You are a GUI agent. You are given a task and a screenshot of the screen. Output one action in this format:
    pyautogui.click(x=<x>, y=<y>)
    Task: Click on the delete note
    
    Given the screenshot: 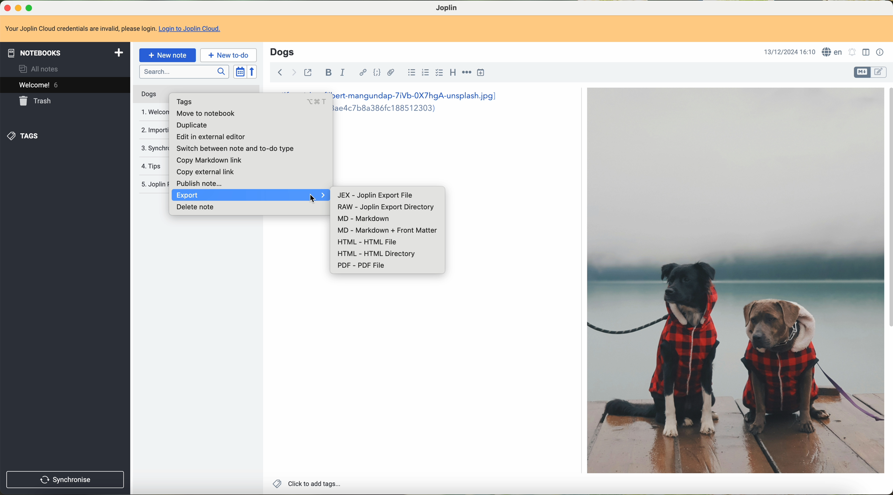 What is the action you would take?
    pyautogui.click(x=195, y=208)
    